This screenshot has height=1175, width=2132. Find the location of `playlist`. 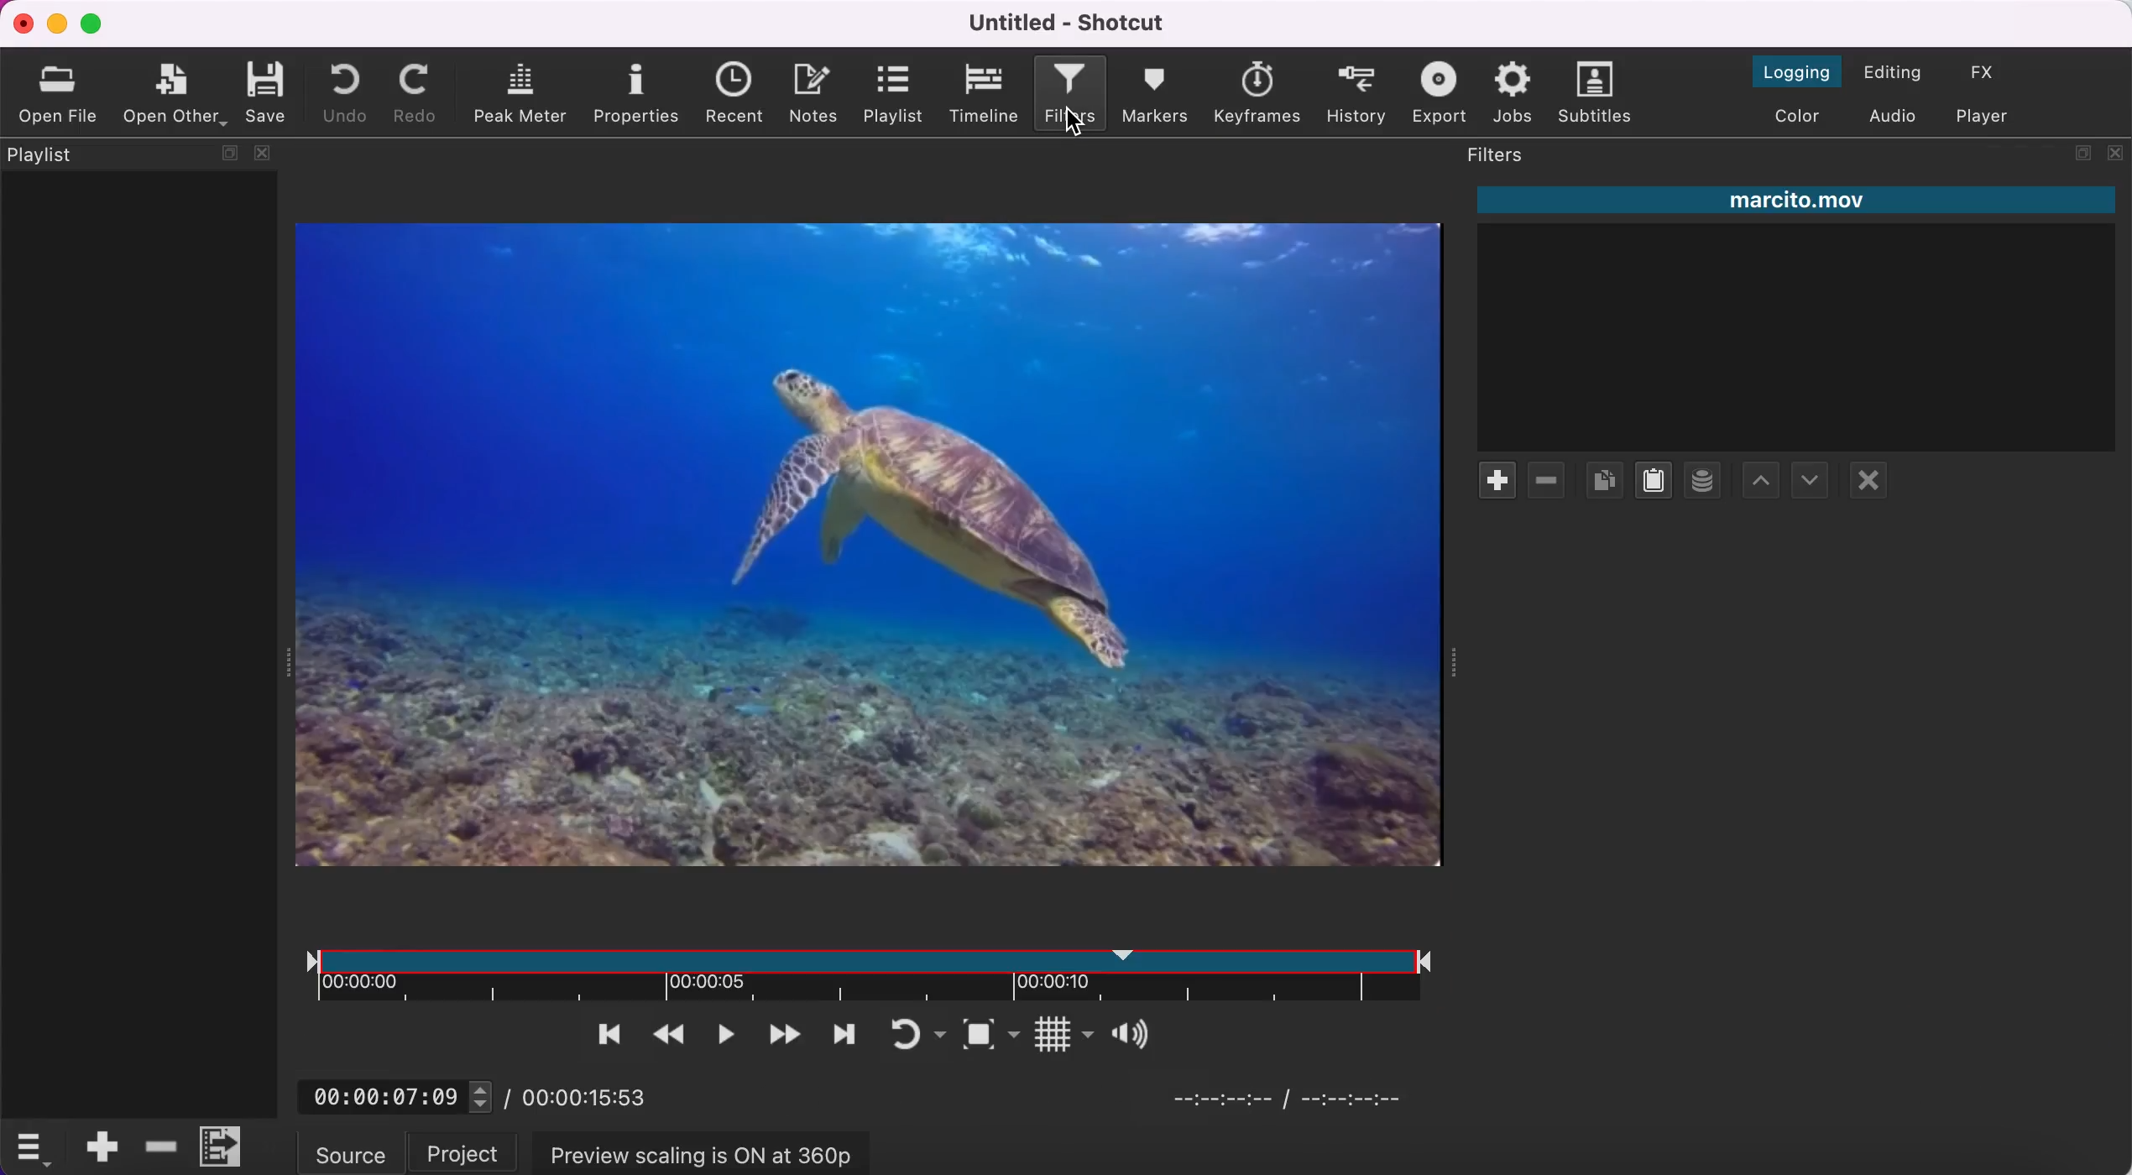

playlist is located at coordinates (896, 93).